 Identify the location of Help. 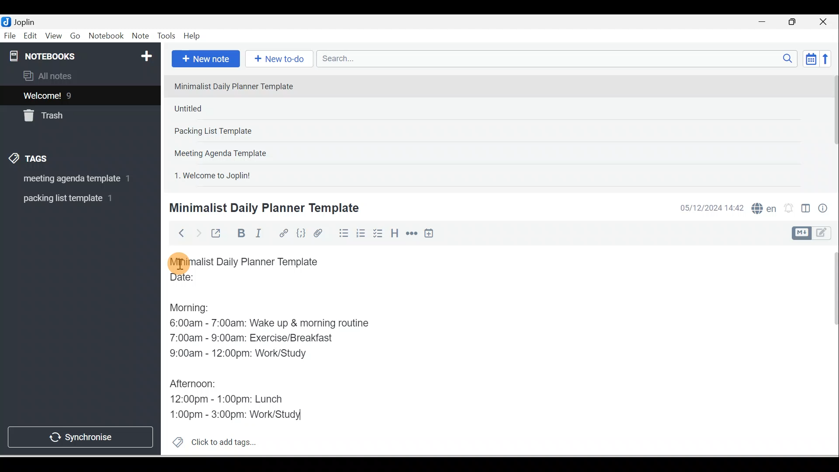
(192, 36).